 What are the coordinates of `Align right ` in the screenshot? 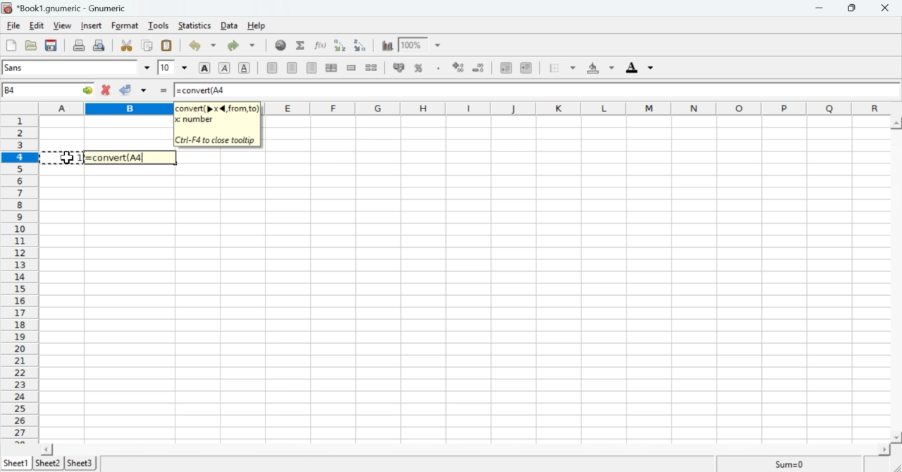 It's located at (311, 68).